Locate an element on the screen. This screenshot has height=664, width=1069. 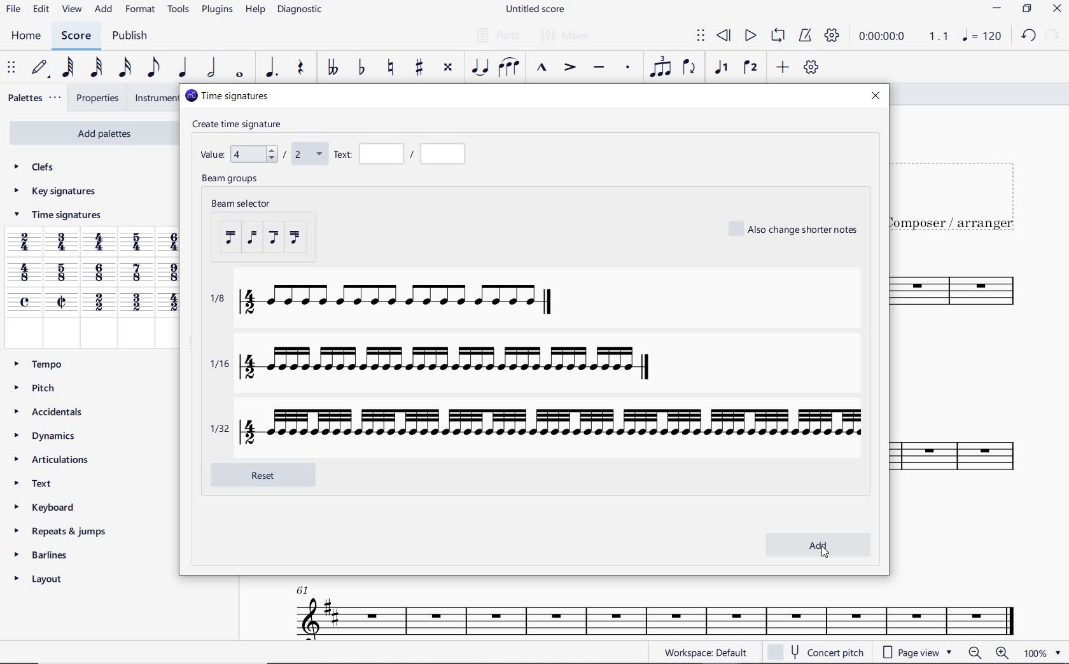
STACCATO is located at coordinates (629, 69).